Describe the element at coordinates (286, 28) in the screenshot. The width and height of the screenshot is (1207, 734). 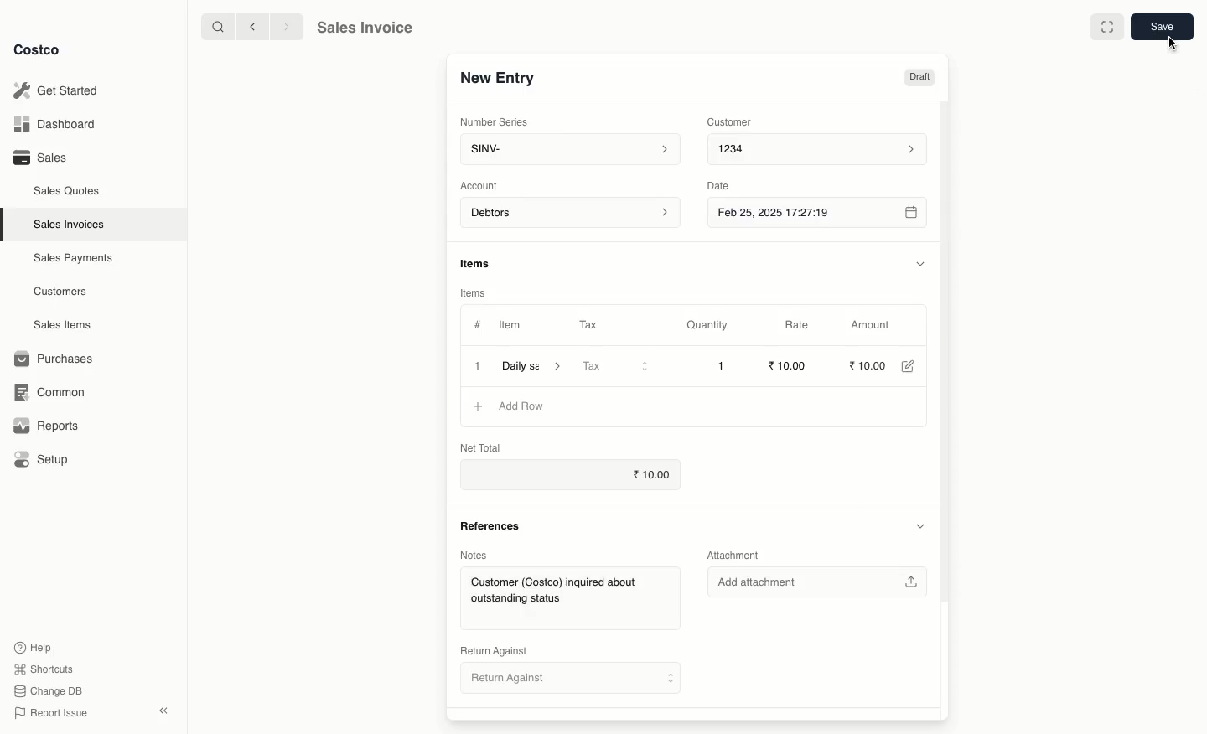
I see `Forward` at that location.